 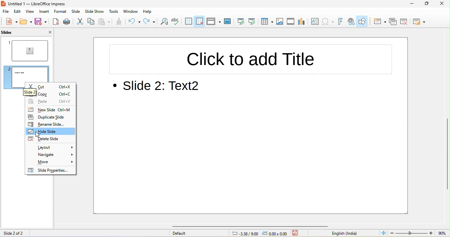 I want to click on duplicate slide, so click(x=50, y=118).